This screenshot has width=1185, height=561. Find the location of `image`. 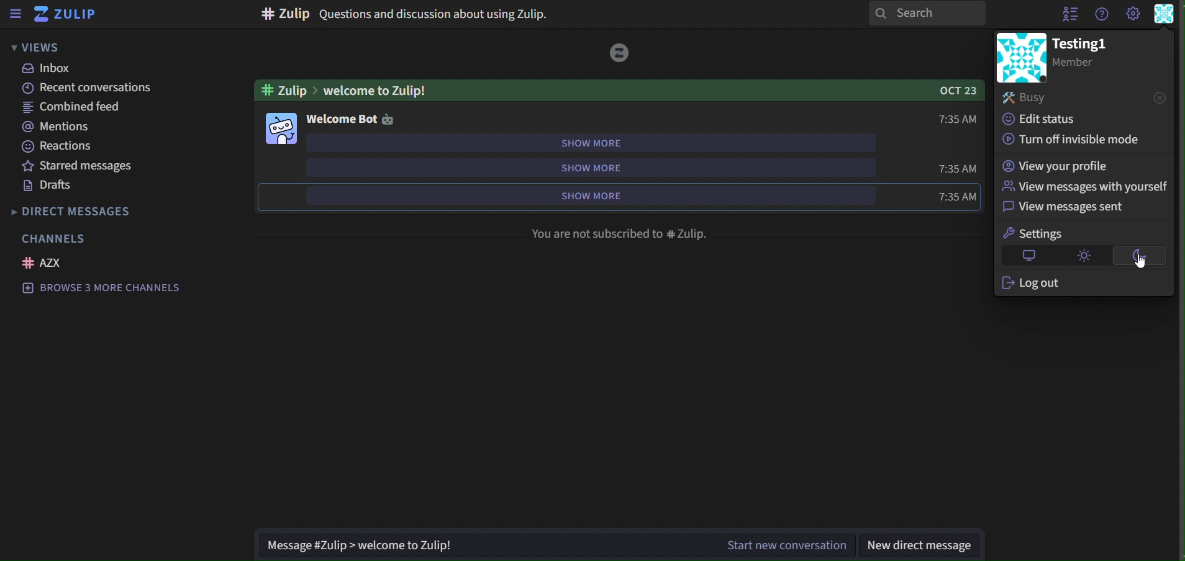

image is located at coordinates (621, 53).